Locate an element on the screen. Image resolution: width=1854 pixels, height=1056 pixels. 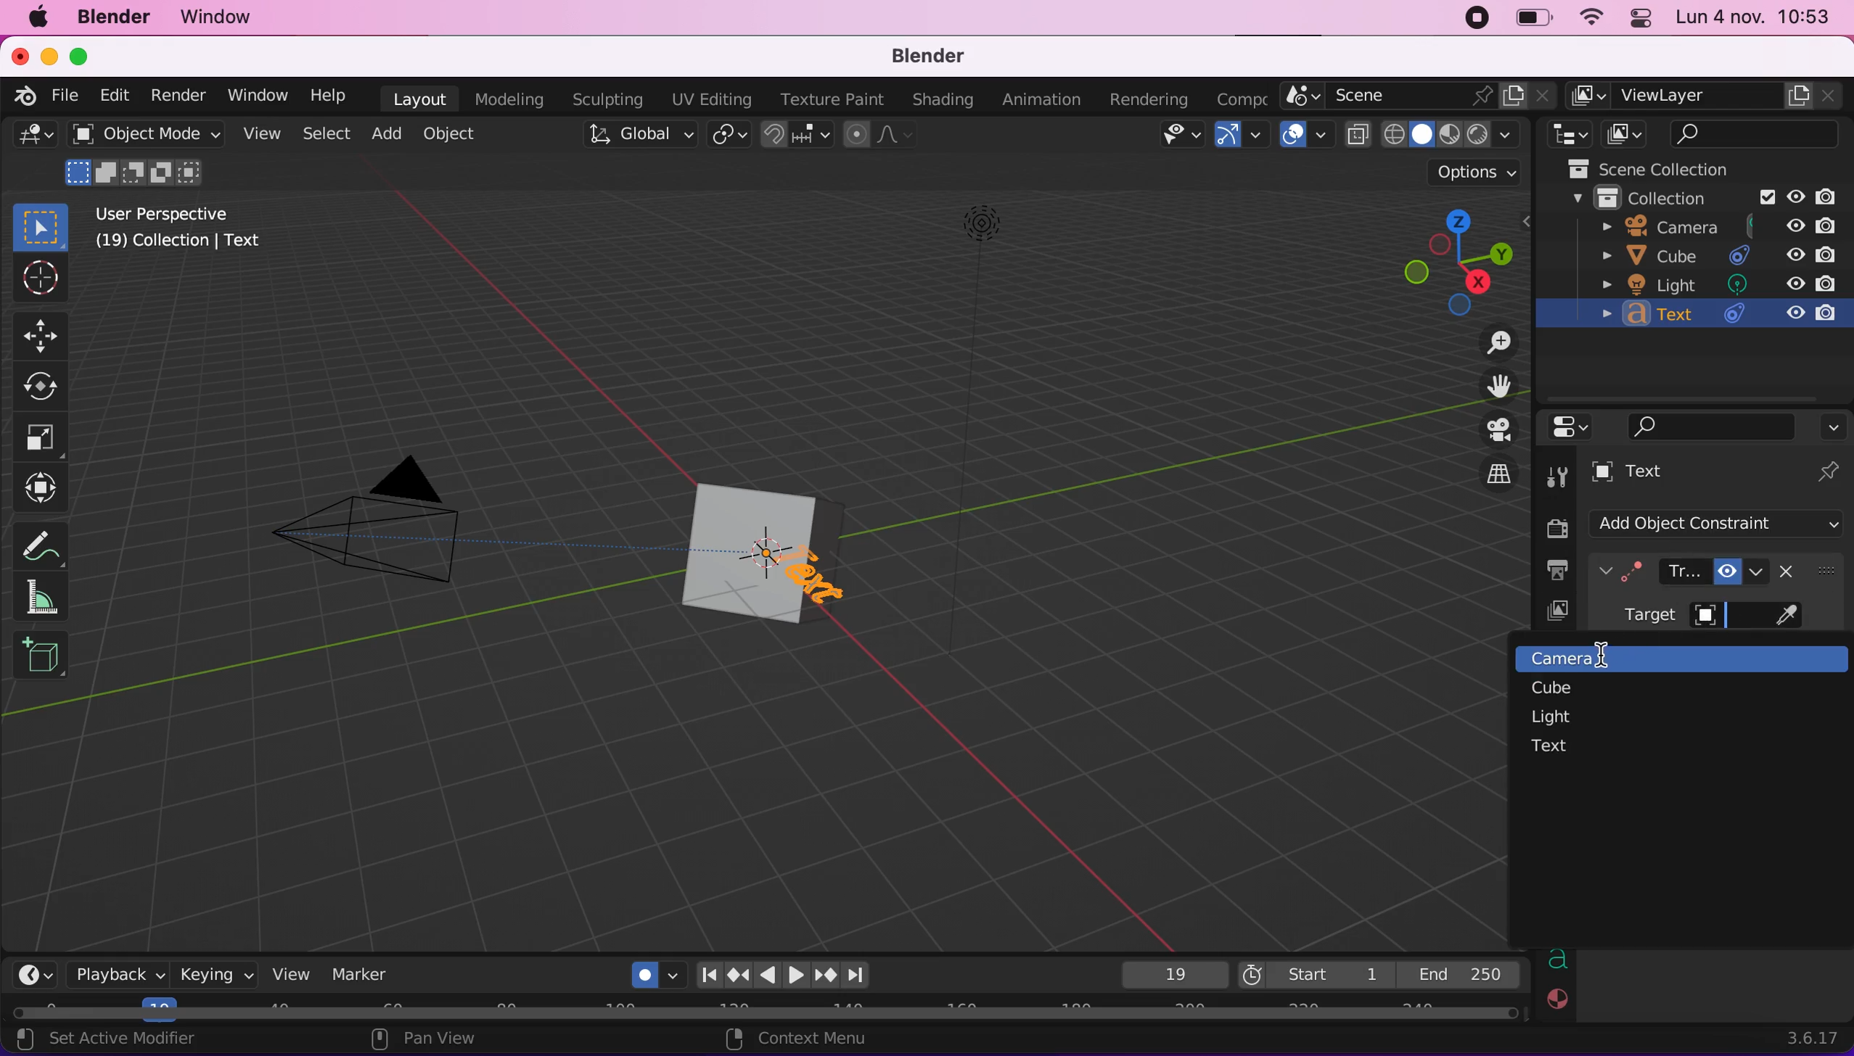
options is located at coordinates (1472, 170).